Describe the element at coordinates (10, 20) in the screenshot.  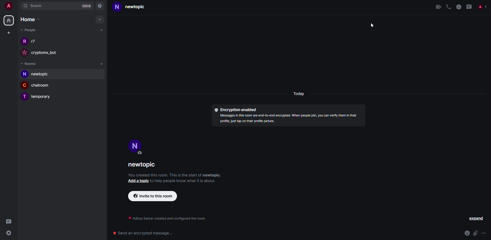
I see `home` at that location.